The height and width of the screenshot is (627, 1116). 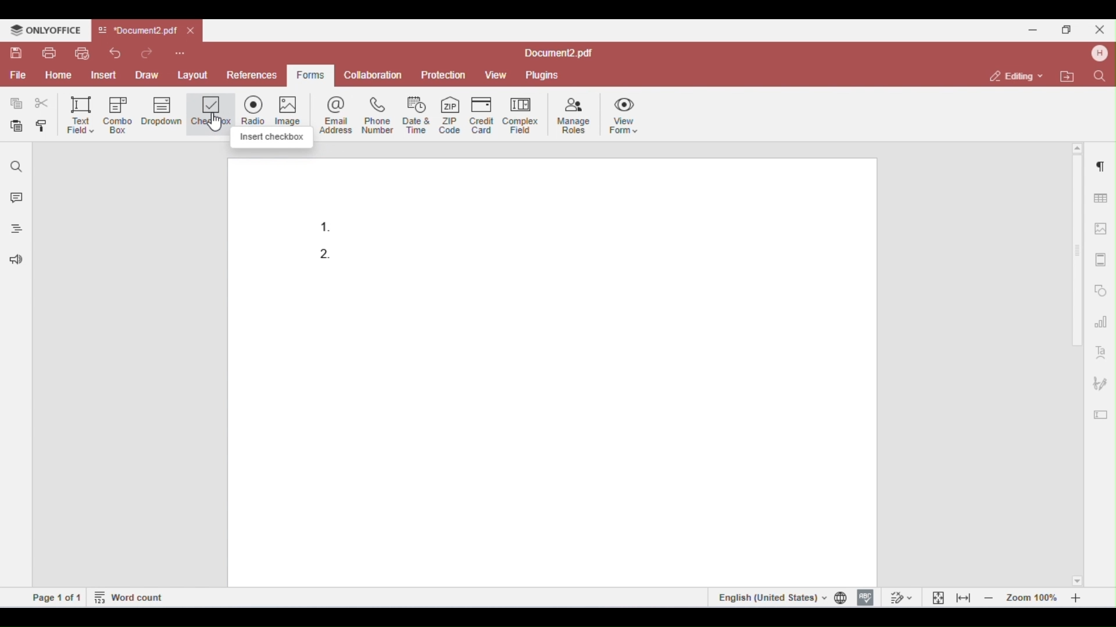 What do you see at coordinates (57, 597) in the screenshot?
I see `page 1 of 1` at bounding box center [57, 597].